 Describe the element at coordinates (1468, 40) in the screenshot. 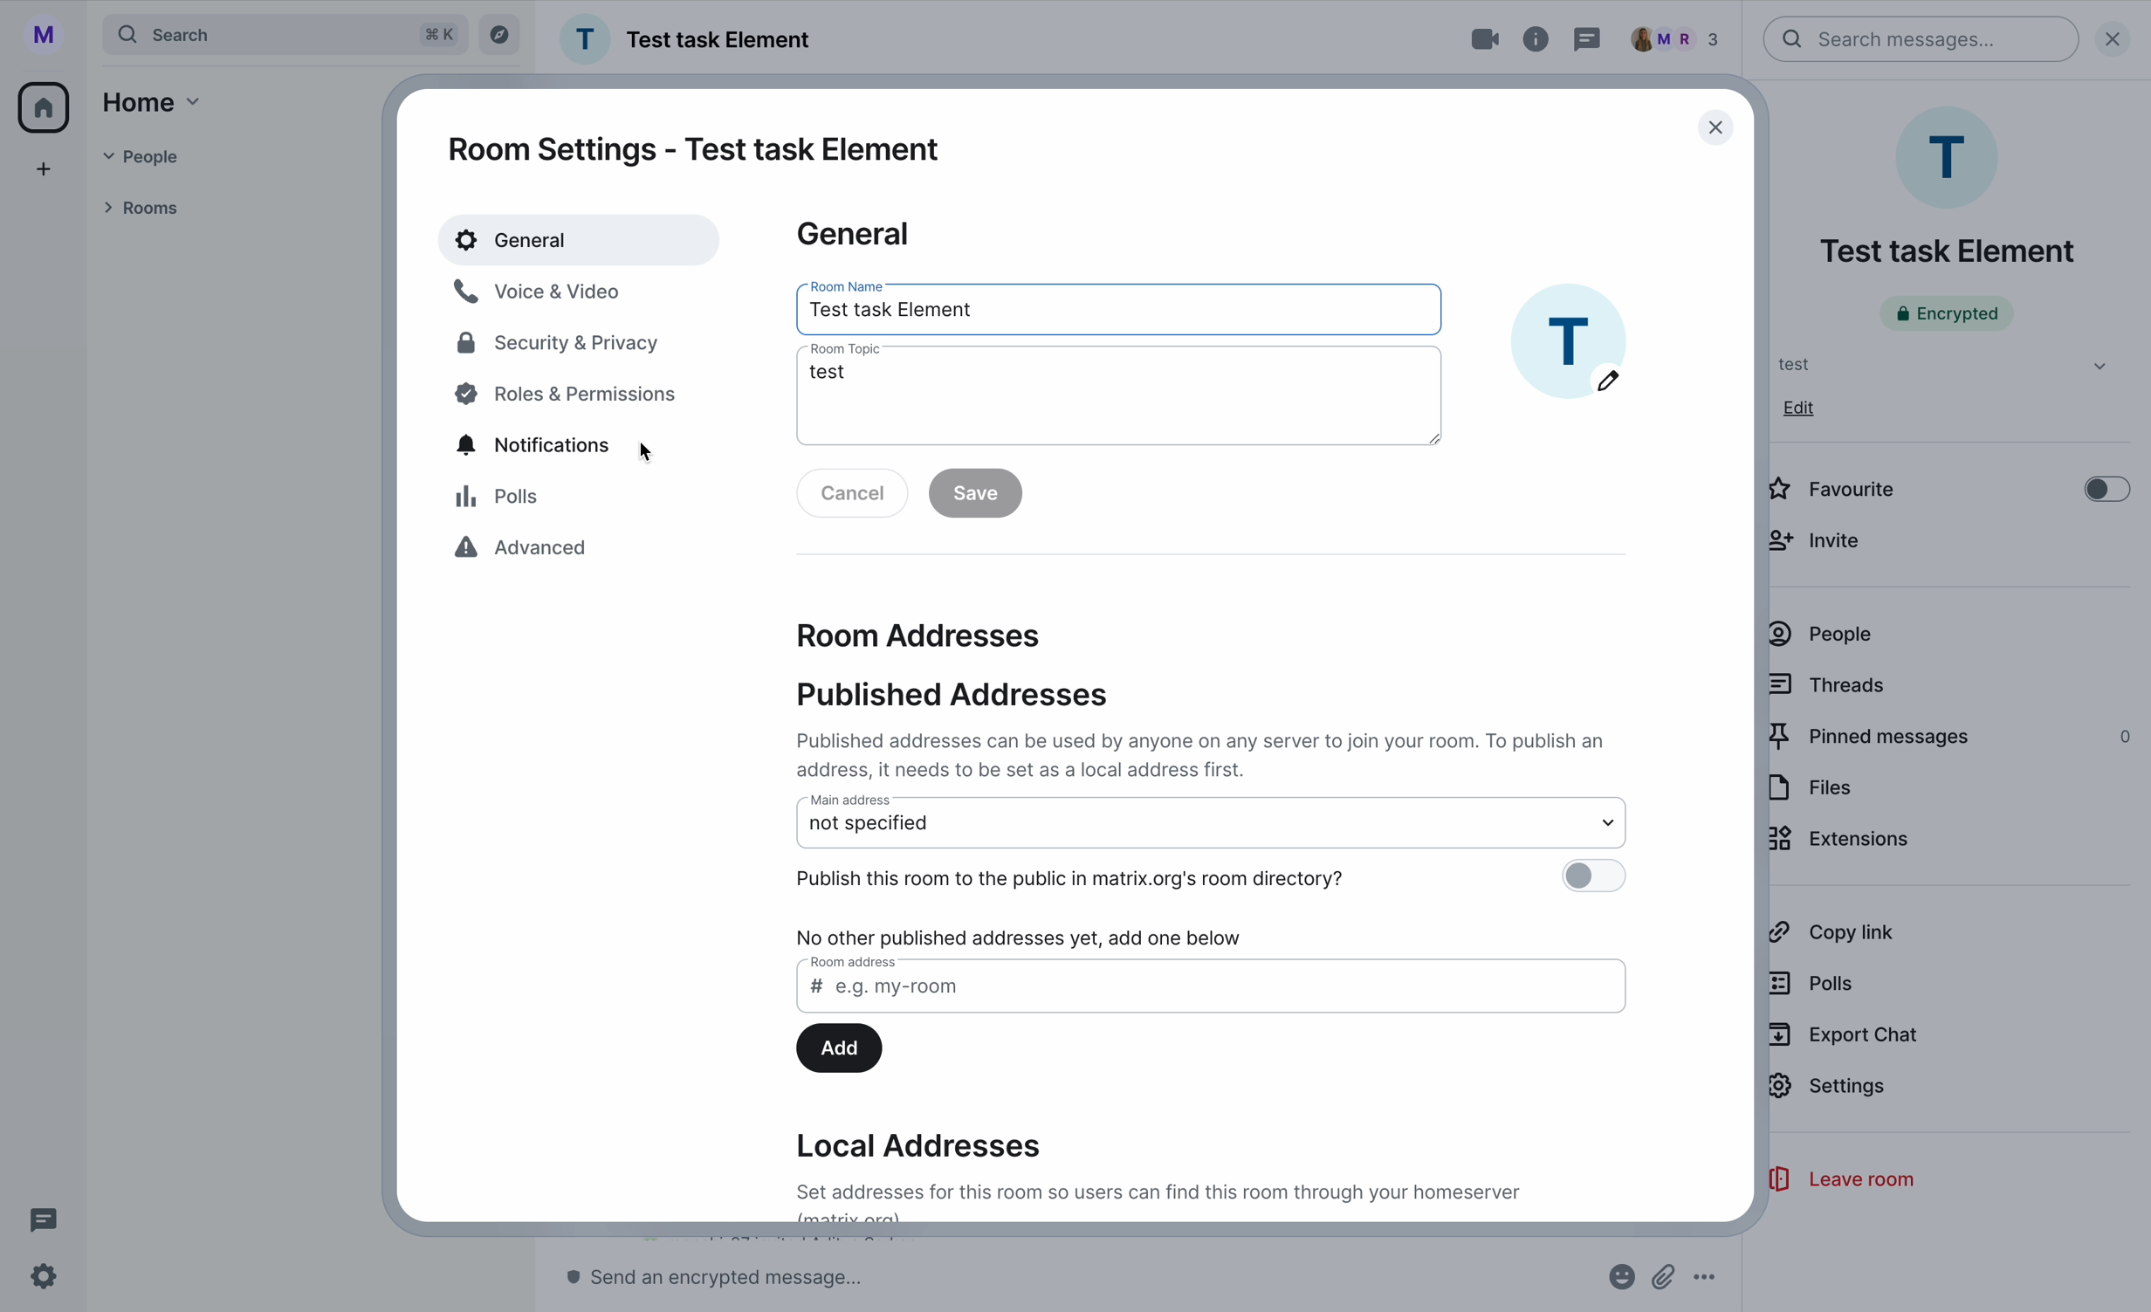

I see `video call` at that location.